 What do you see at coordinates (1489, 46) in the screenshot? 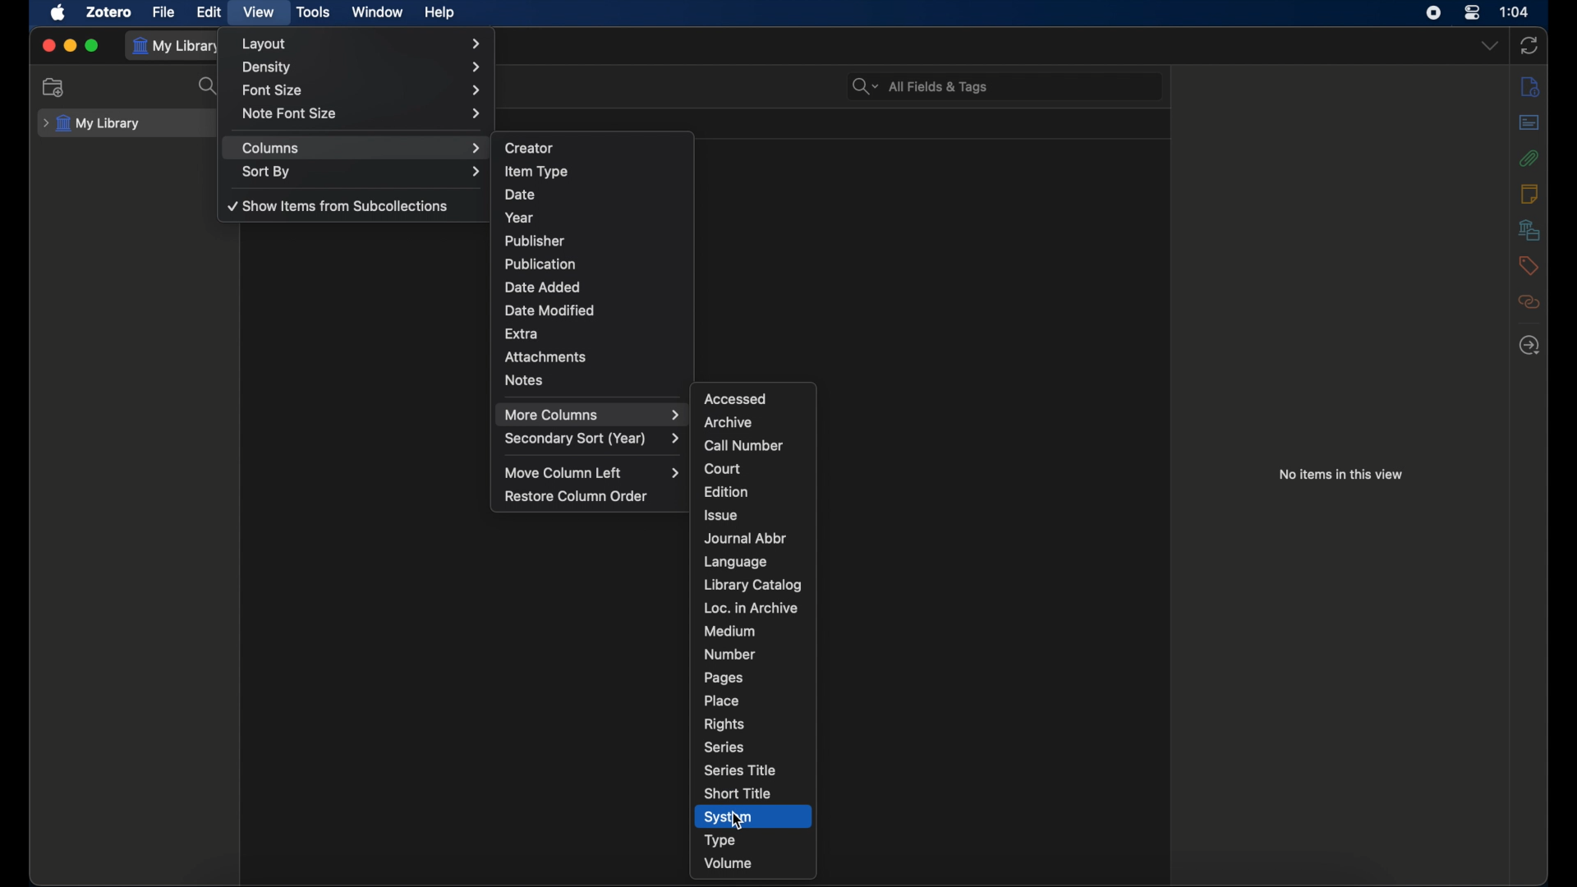
I see `dropdown` at bounding box center [1489, 46].